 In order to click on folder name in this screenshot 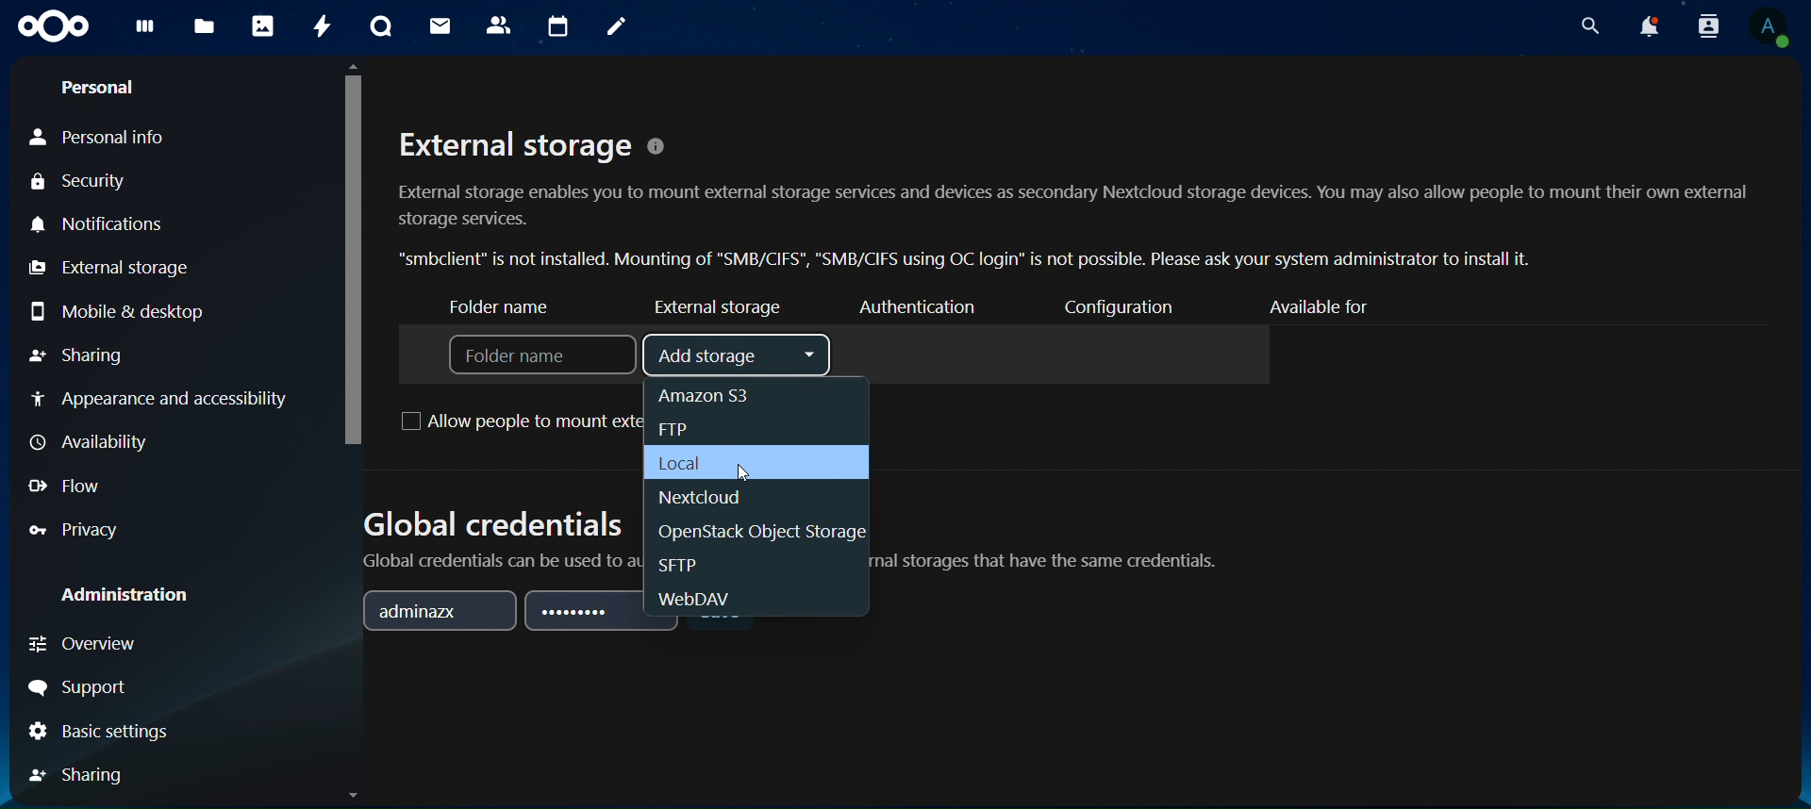, I will do `click(508, 308)`.